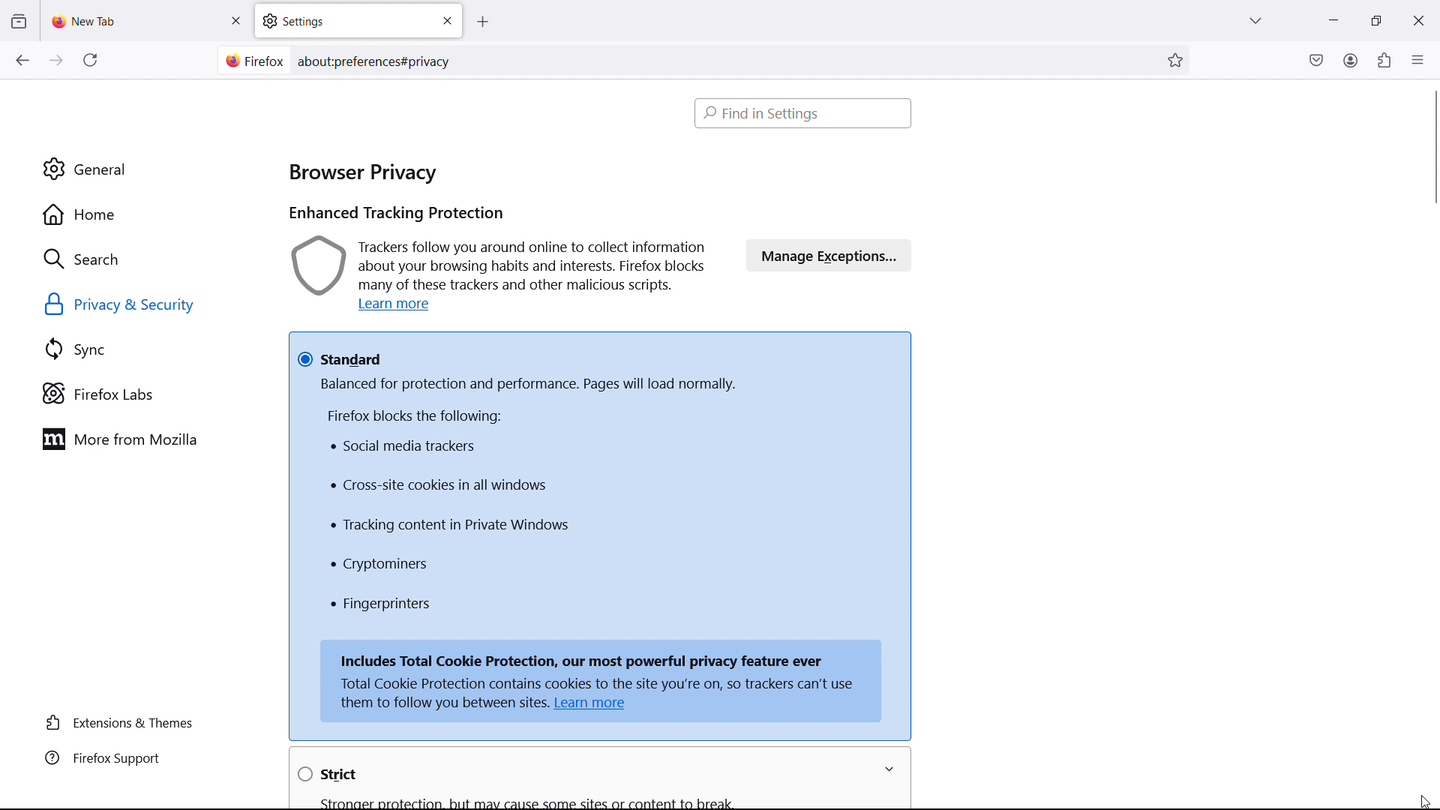 The image size is (1440, 810). I want to click on new tab, so click(86, 21).